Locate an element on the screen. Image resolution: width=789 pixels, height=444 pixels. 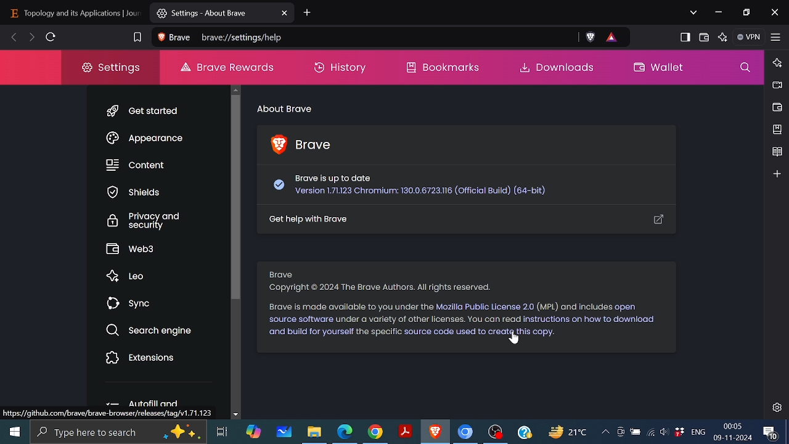
Go back to previpous page is located at coordinates (14, 38).